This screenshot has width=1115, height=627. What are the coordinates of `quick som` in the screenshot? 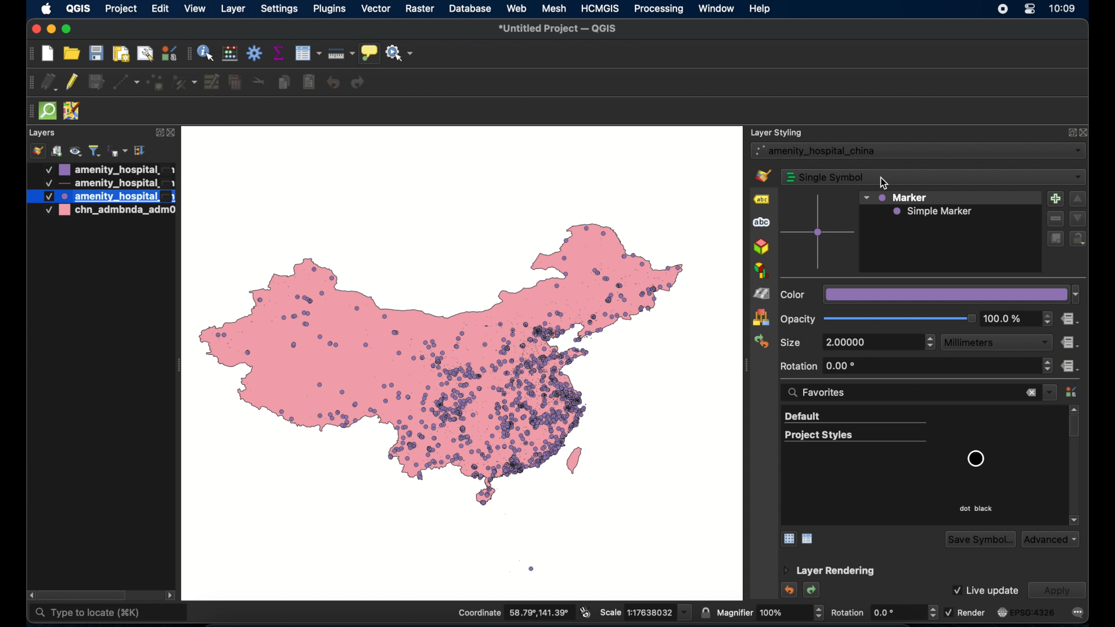 It's located at (49, 111).